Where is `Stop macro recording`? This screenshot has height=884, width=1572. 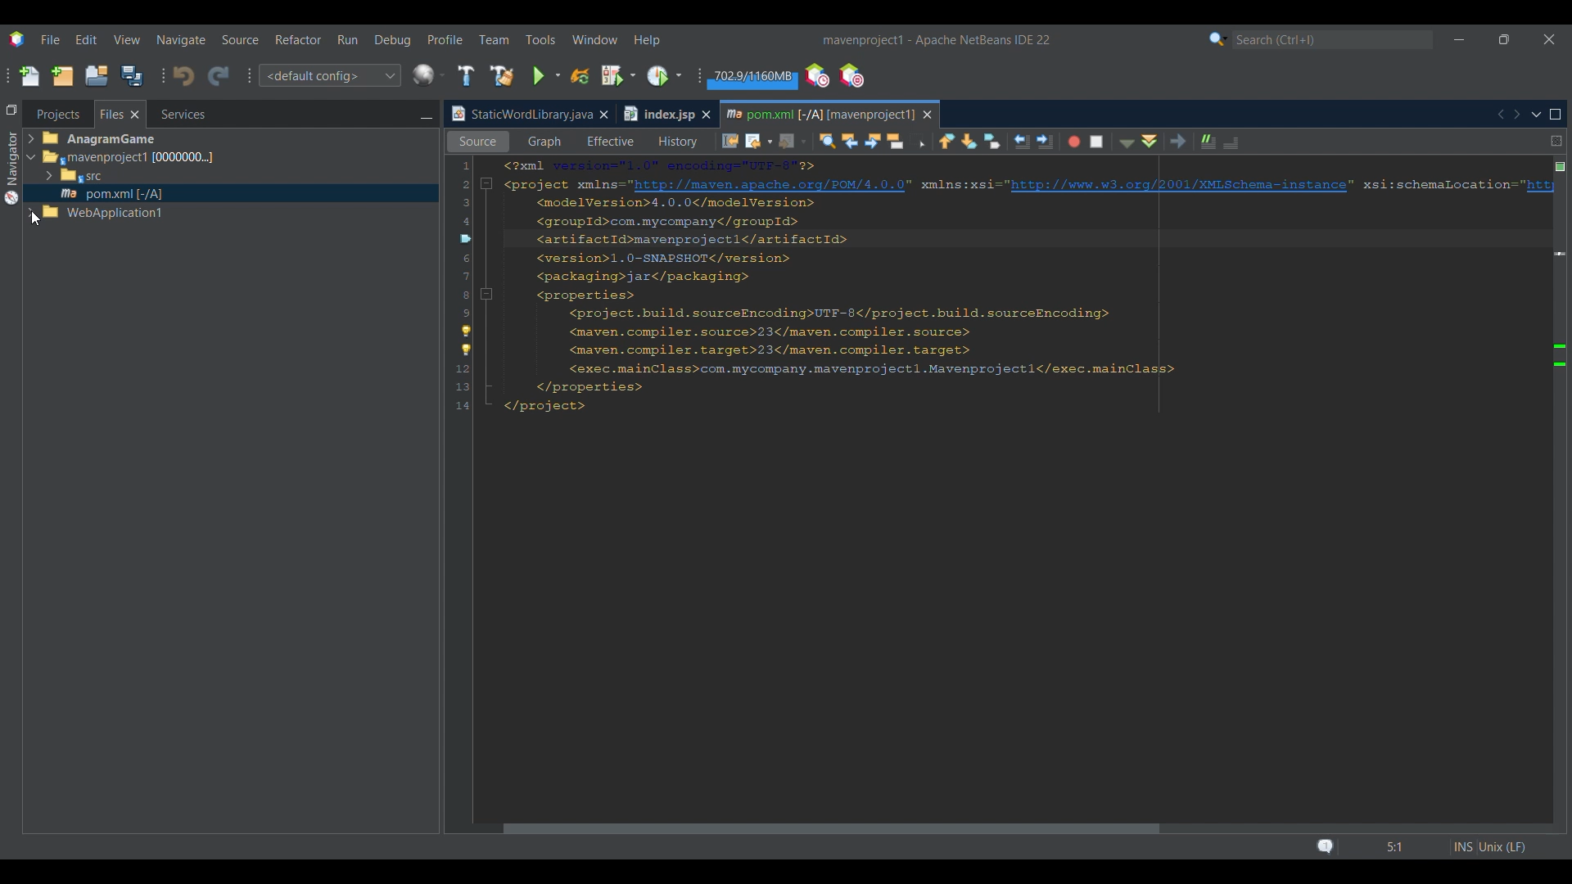 Stop macro recording is located at coordinates (1100, 141).